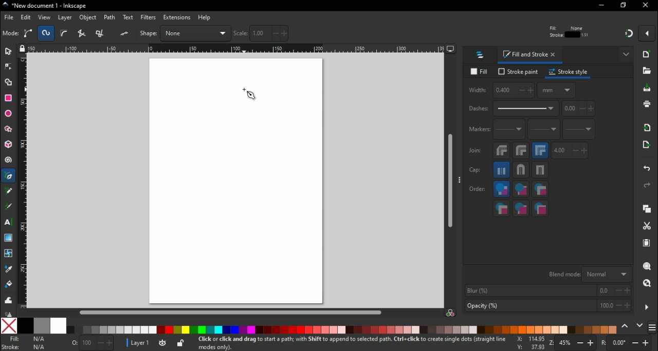 Image resolution: width=658 pixels, height=351 pixels. I want to click on pencil tool, so click(9, 194).